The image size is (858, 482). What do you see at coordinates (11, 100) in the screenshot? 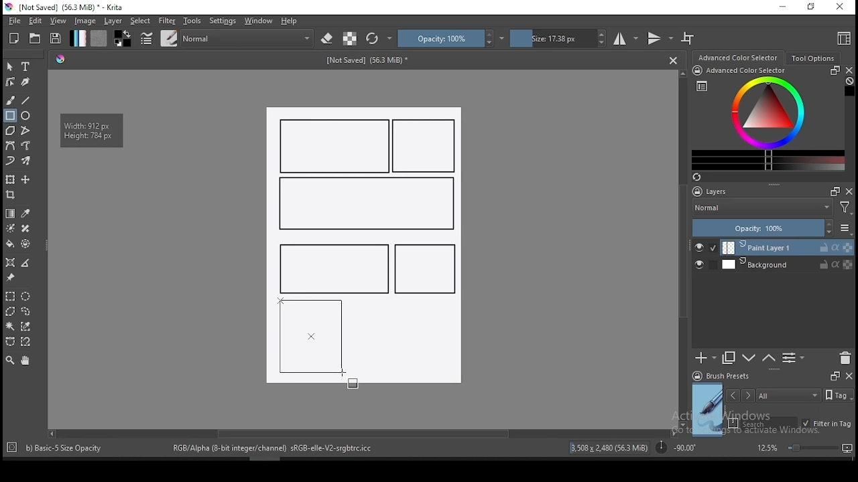
I see `brush tool` at bounding box center [11, 100].